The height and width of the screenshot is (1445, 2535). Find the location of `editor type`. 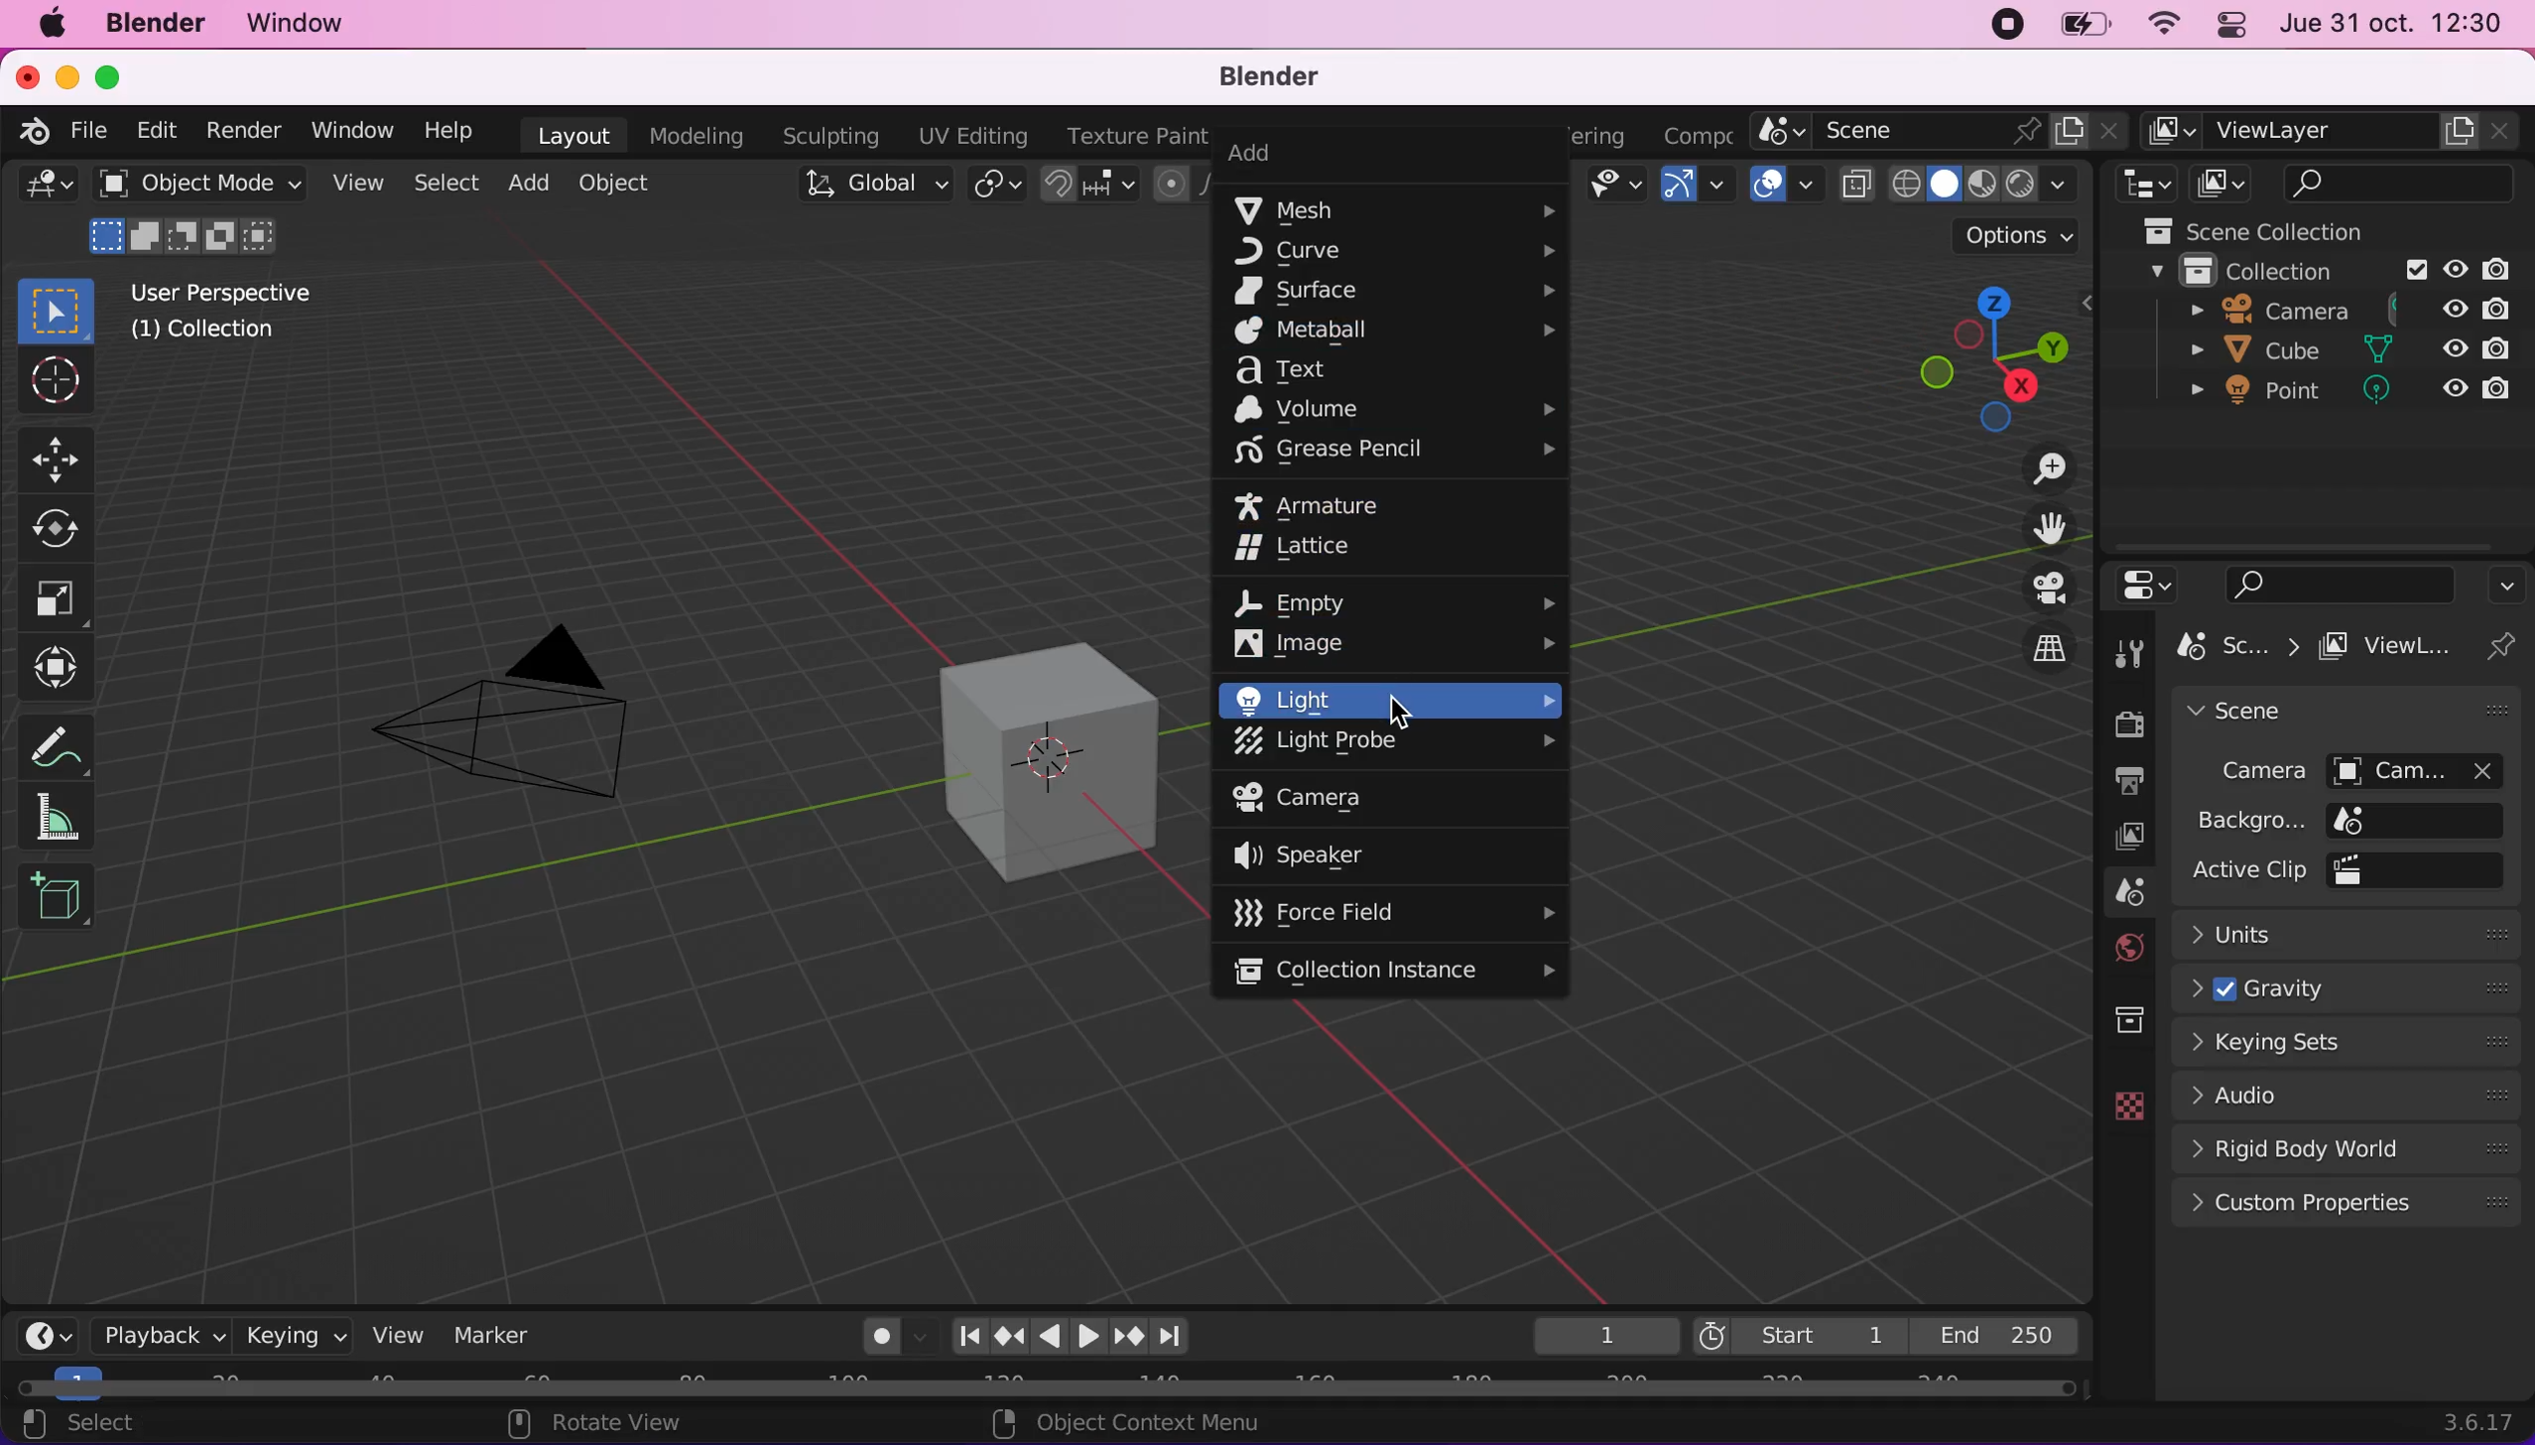

editor type is located at coordinates (2151, 582).